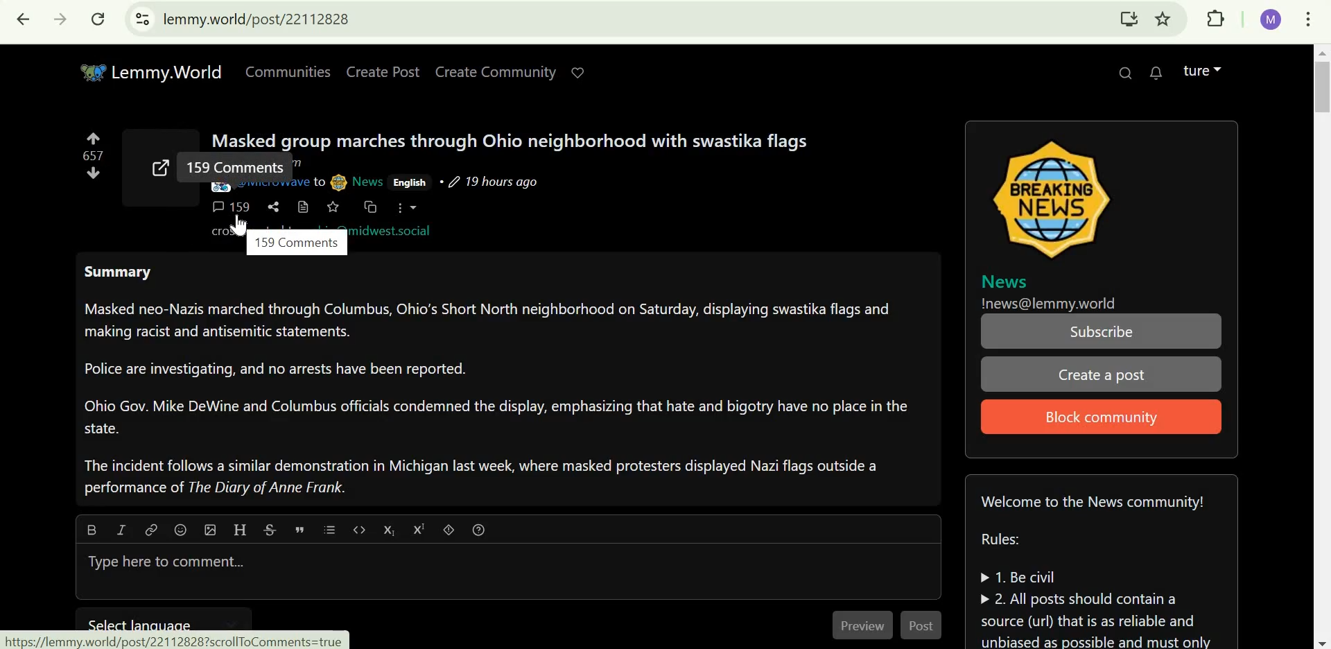  Describe the element at coordinates (335, 207) in the screenshot. I see `save` at that location.